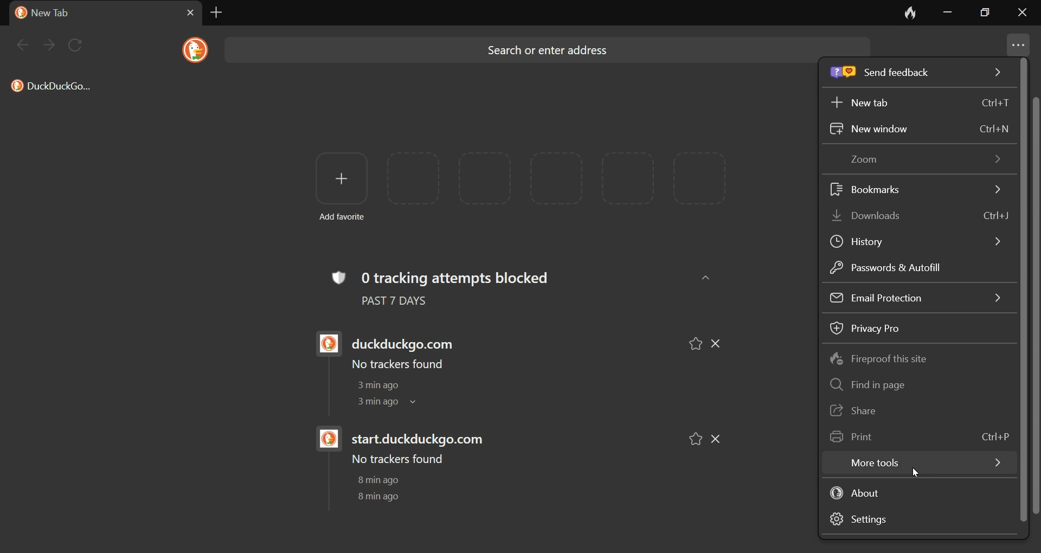 The width and height of the screenshot is (1041, 553). Describe the element at coordinates (912, 296) in the screenshot. I see `Email Protection` at that location.